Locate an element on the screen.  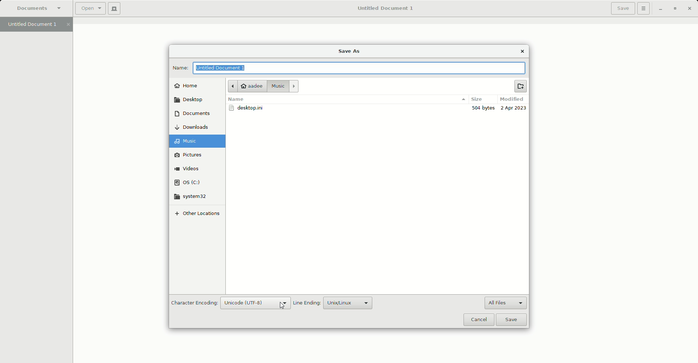
Name is located at coordinates (179, 68).